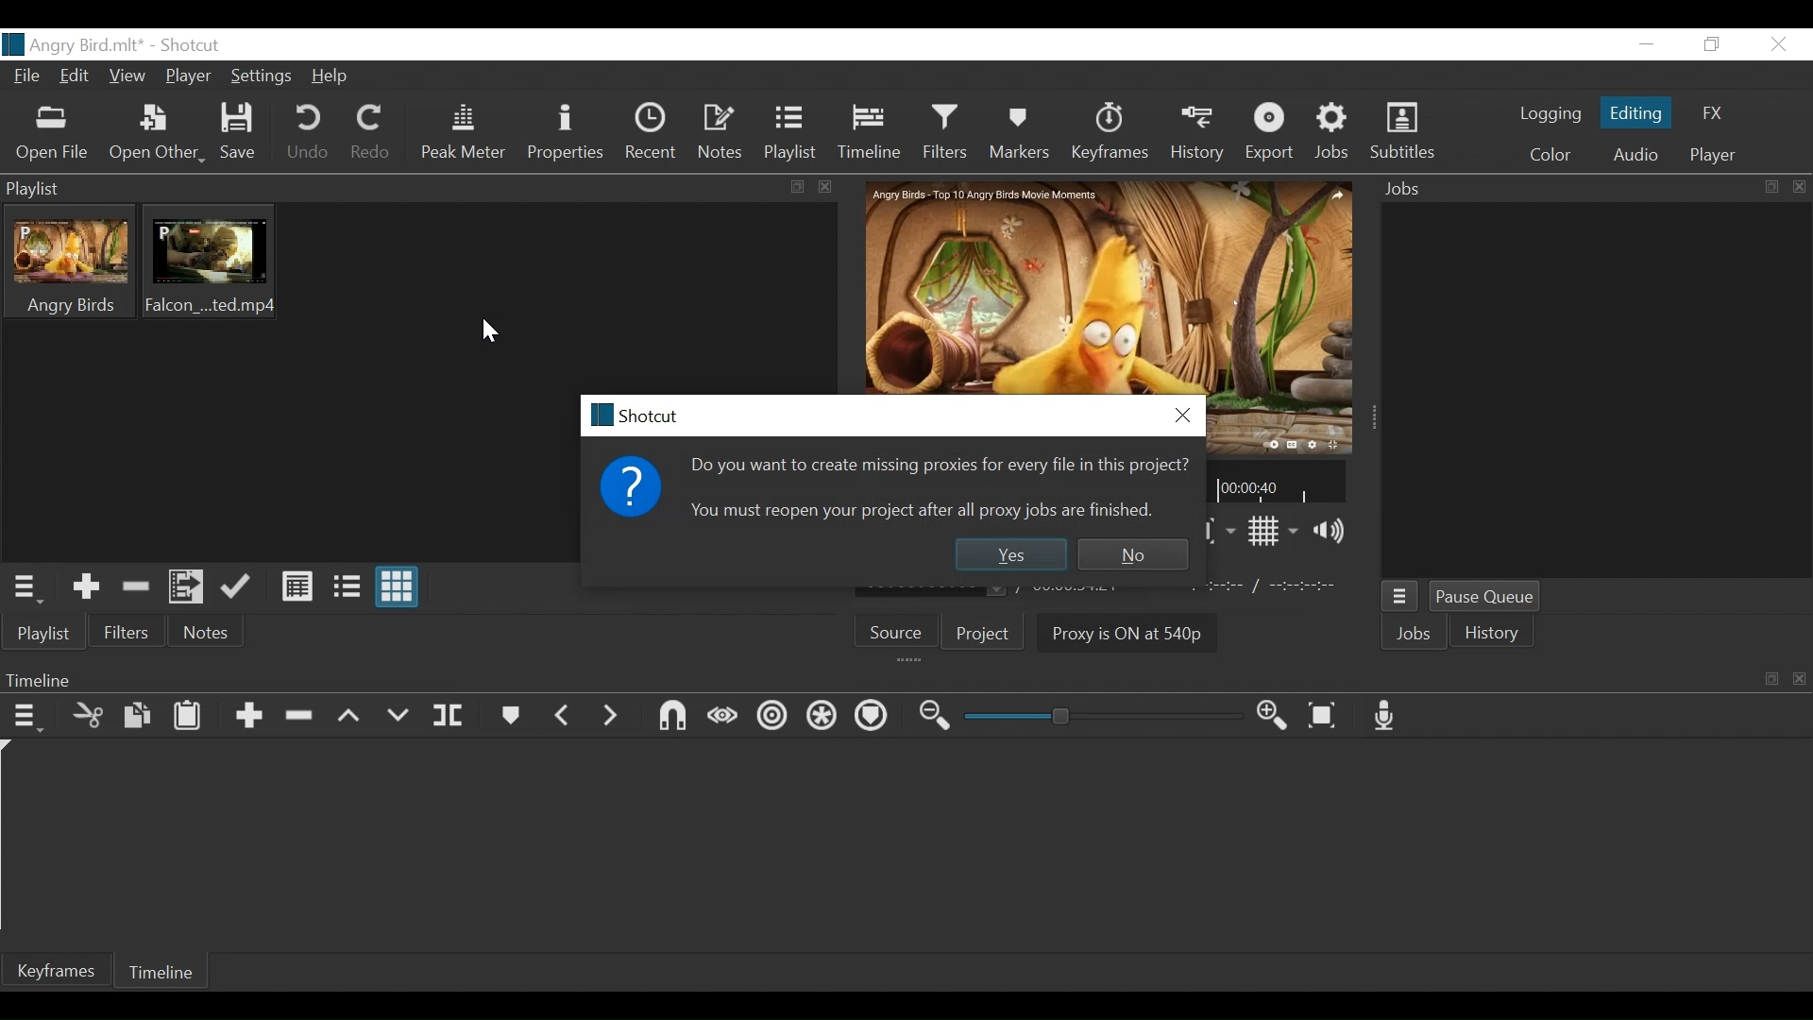 This screenshot has width=1813, height=1020. What do you see at coordinates (294, 586) in the screenshot?
I see `View as Files` at bounding box center [294, 586].